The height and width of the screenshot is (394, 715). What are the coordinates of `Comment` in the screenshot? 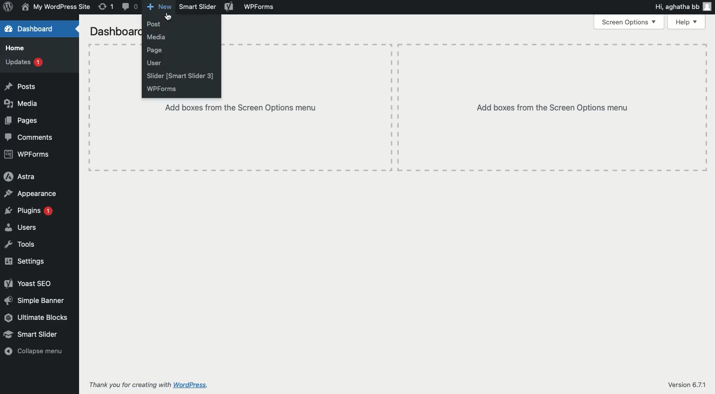 It's located at (130, 7).